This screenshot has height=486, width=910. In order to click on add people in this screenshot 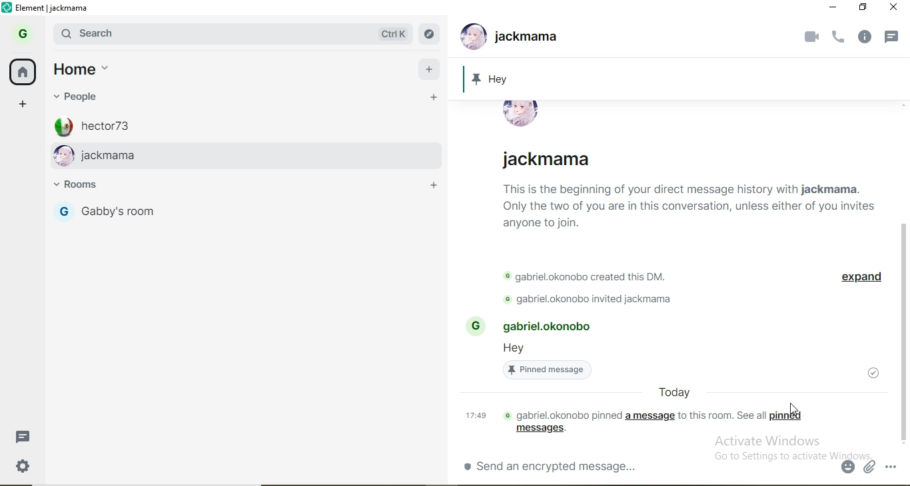, I will do `click(434, 99)`.